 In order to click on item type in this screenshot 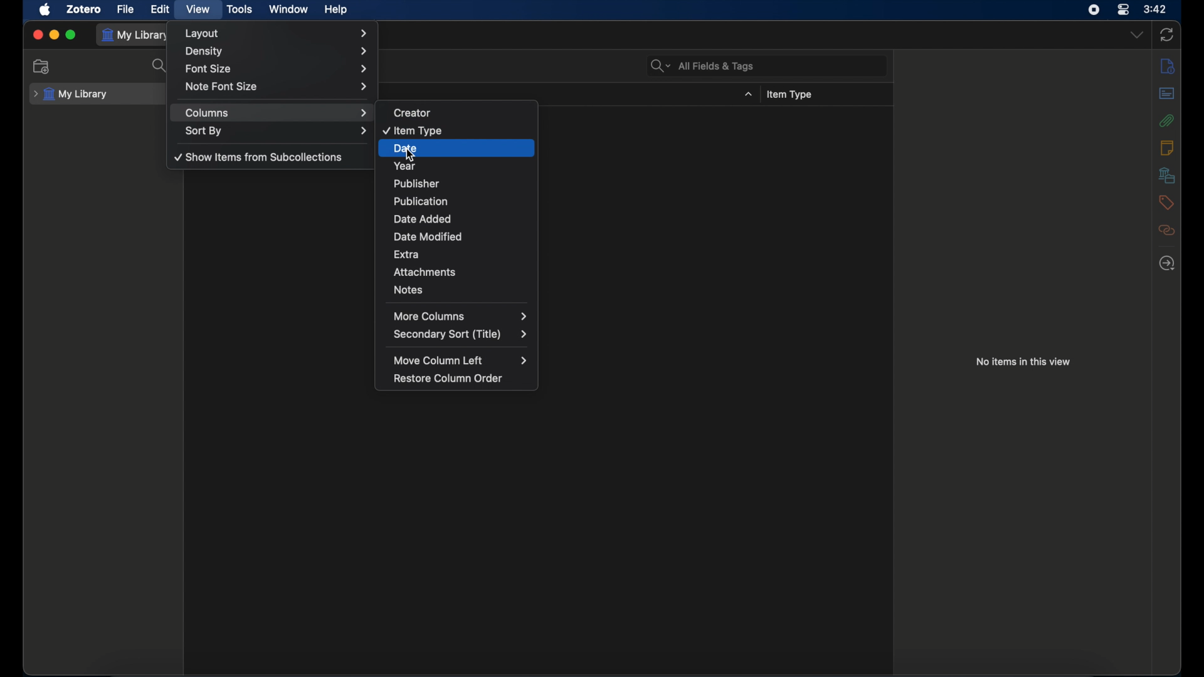, I will do `click(449, 130)`.